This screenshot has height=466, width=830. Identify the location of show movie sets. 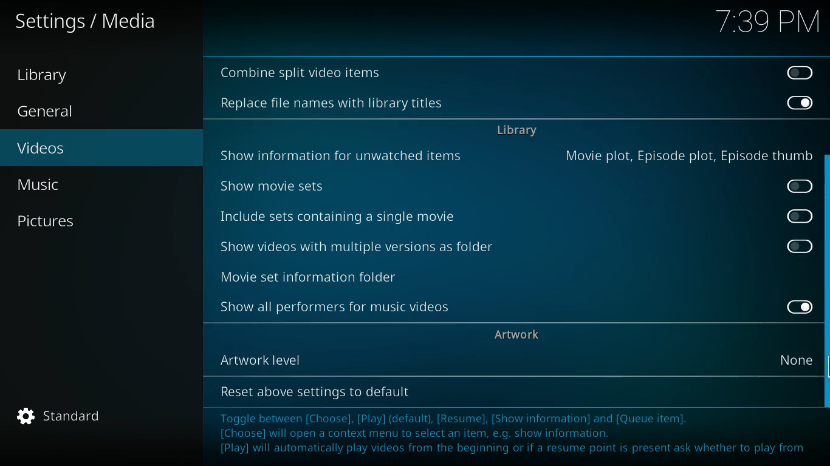
(305, 184).